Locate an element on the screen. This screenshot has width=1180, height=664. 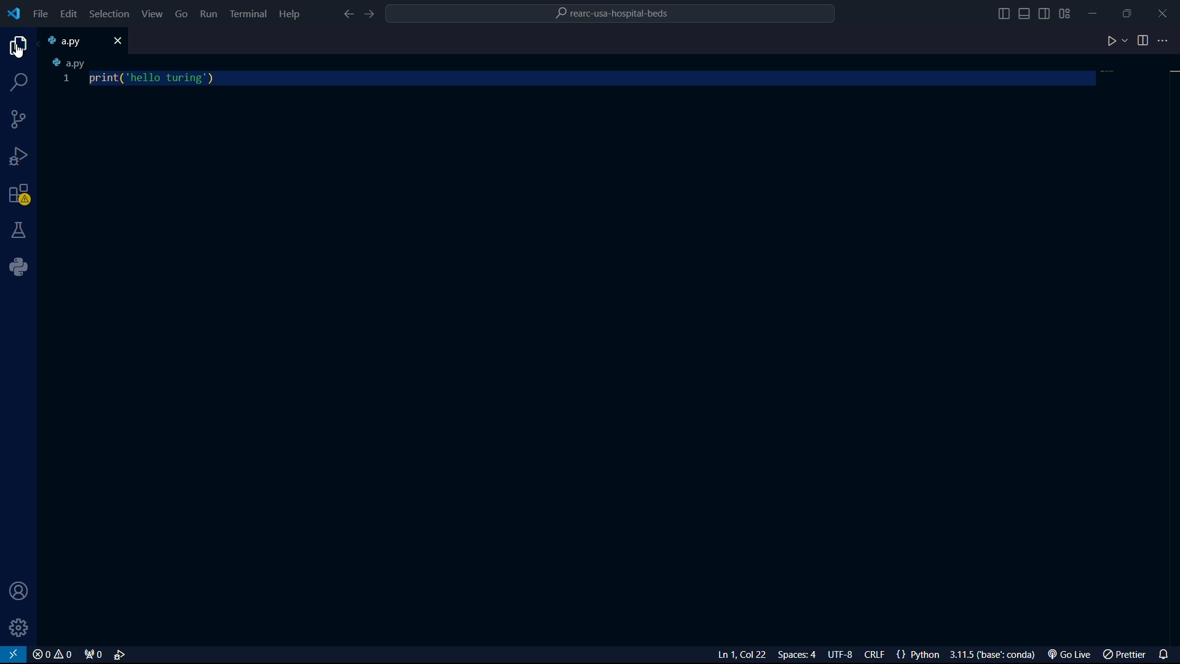
a.py is located at coordinates (70, 62).